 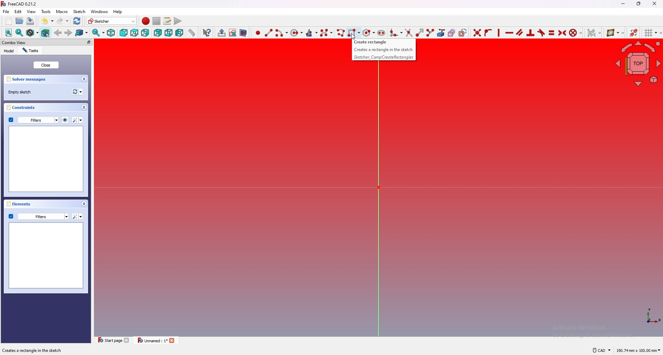 I want to click on right, so click(x=145, y=33).